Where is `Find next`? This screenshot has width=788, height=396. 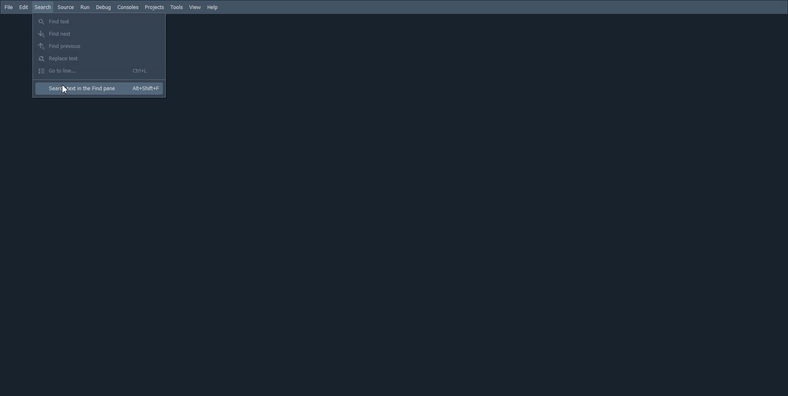 Find next is located at coordinates (95, 34).